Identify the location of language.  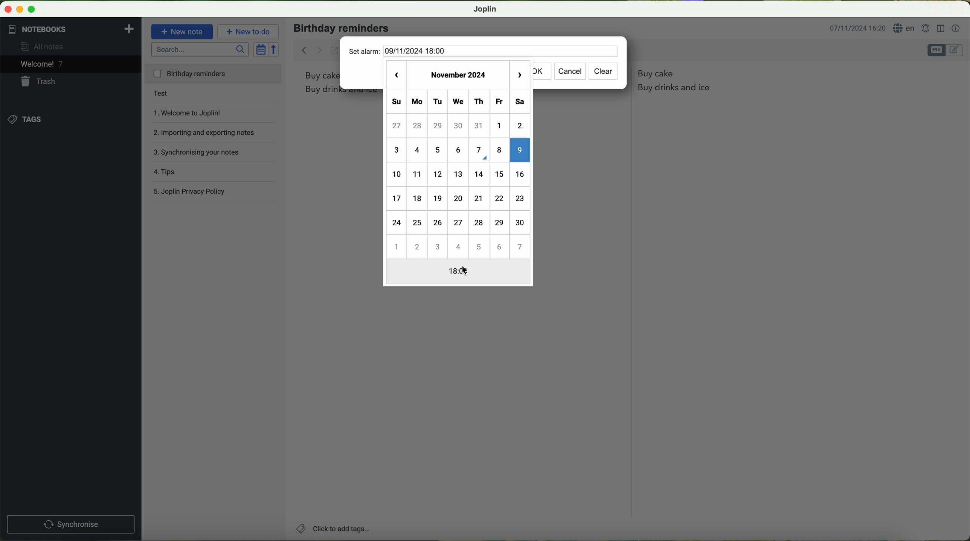
(905, 29).